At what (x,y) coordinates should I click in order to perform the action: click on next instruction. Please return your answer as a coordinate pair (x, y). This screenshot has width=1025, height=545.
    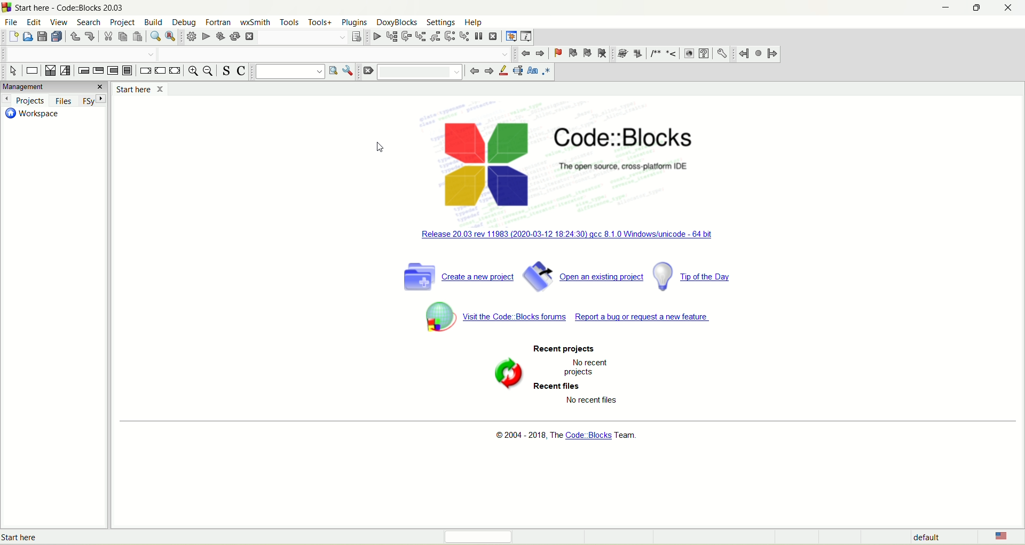
    Looking at the image, I should click on (450, 36).